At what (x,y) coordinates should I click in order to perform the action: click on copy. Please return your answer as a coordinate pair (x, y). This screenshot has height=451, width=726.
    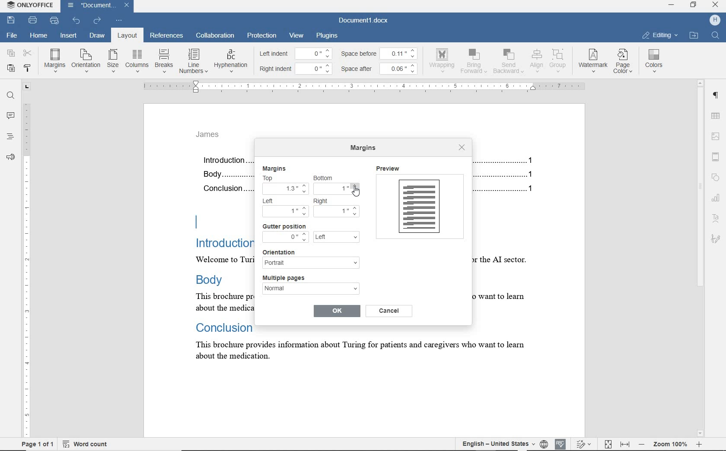
    Looking at the image, I should click on (11, 53).